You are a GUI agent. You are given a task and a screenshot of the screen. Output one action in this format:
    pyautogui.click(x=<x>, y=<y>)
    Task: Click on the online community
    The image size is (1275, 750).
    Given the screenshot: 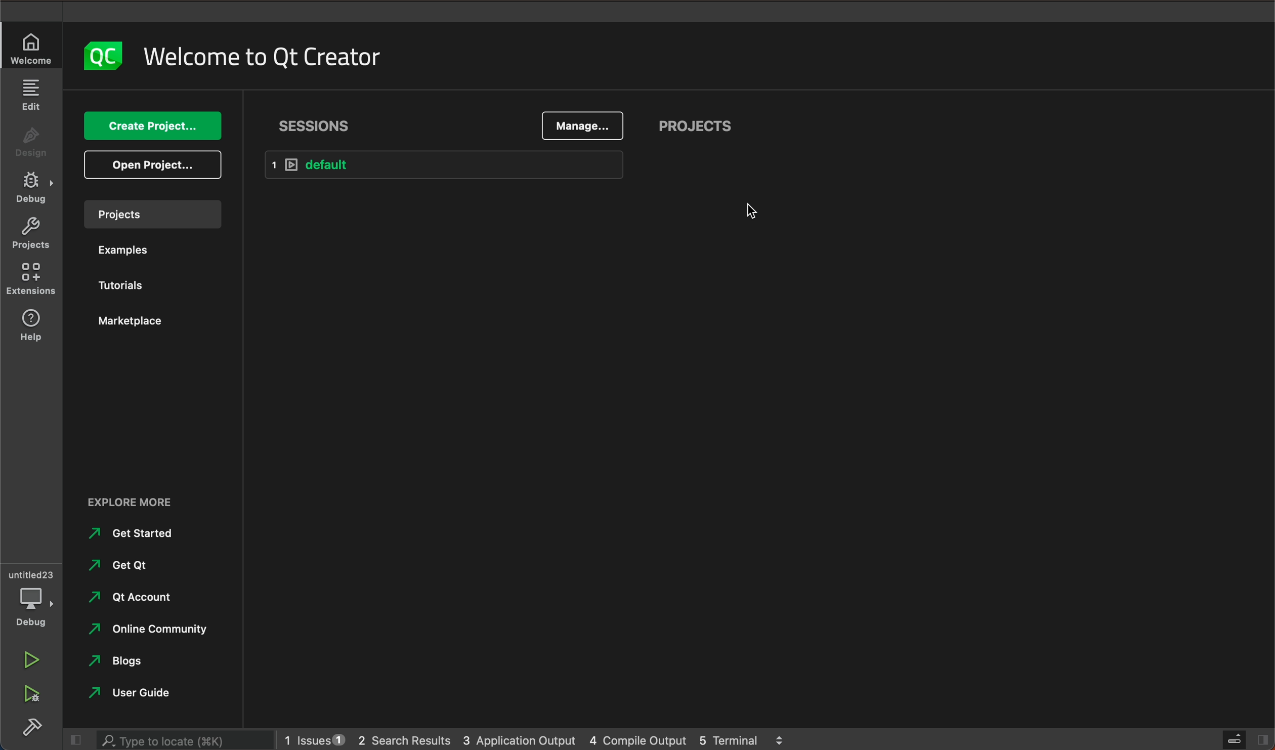 What is the action you would take?
    pyautogui.click(x=145, y=632)
    